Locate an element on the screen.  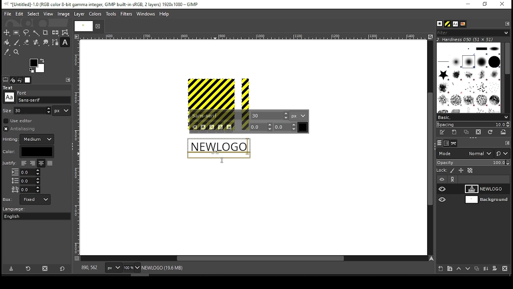
selection tool is located at coordinates (7, 33).